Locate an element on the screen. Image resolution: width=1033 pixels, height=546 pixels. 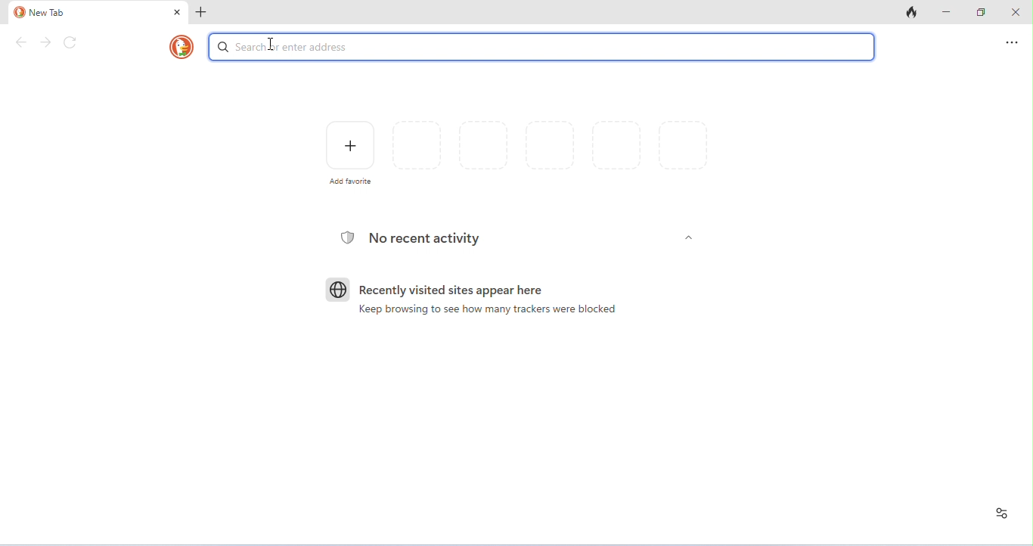
minimize is located at coordinates (950, 11).